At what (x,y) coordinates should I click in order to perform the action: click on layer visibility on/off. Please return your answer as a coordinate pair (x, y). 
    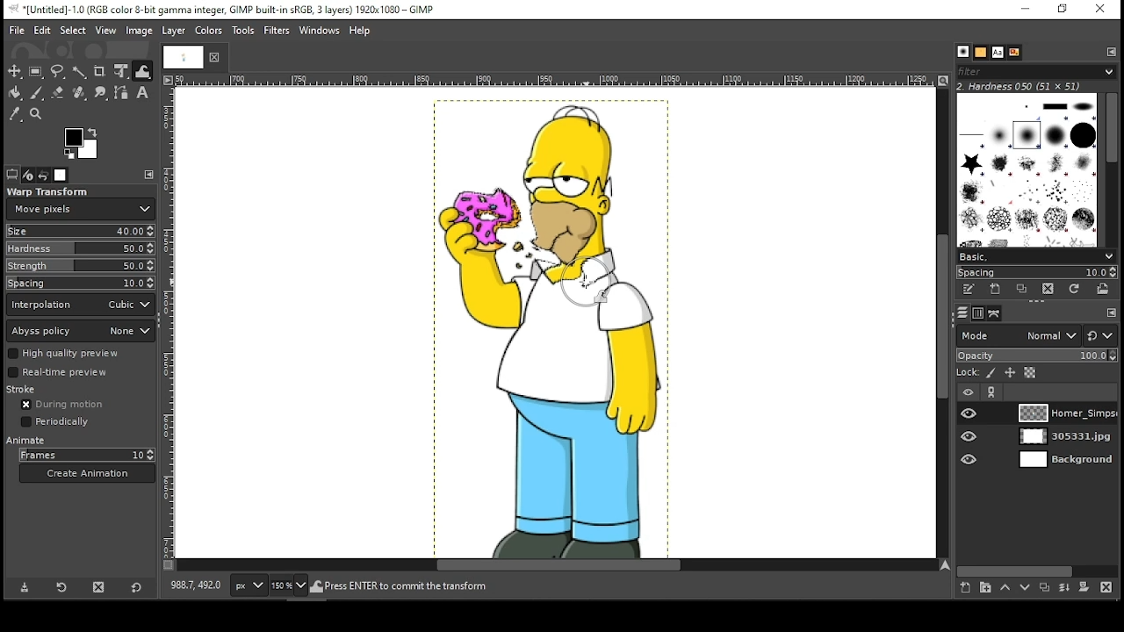
    Looking at the image, I should click on (969, 413).